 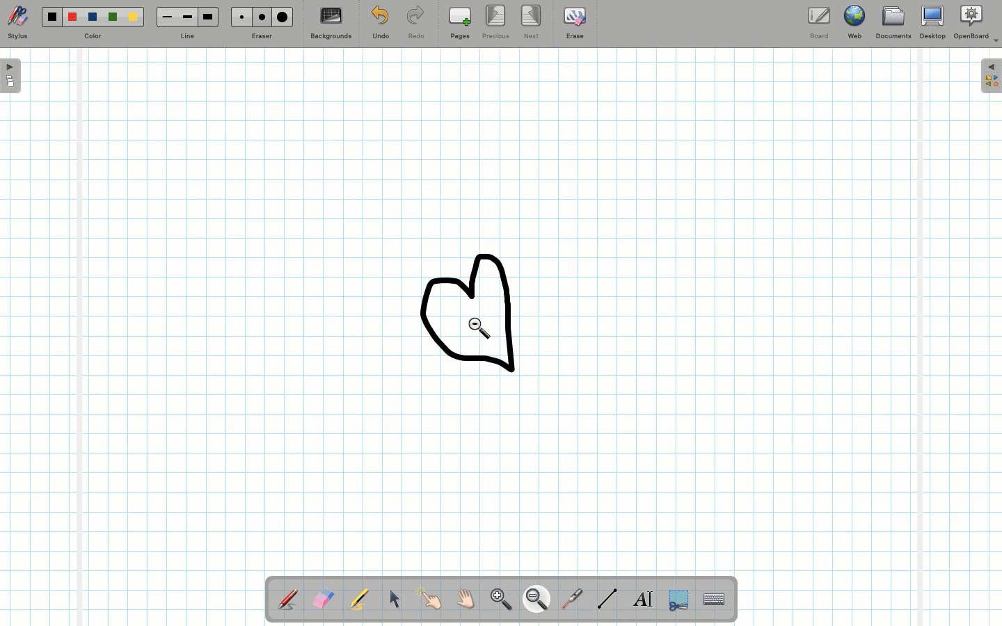 What do you see at coordinates (532, 22) in the screenshot?
I see `Next` at bounding box center [532, 22].